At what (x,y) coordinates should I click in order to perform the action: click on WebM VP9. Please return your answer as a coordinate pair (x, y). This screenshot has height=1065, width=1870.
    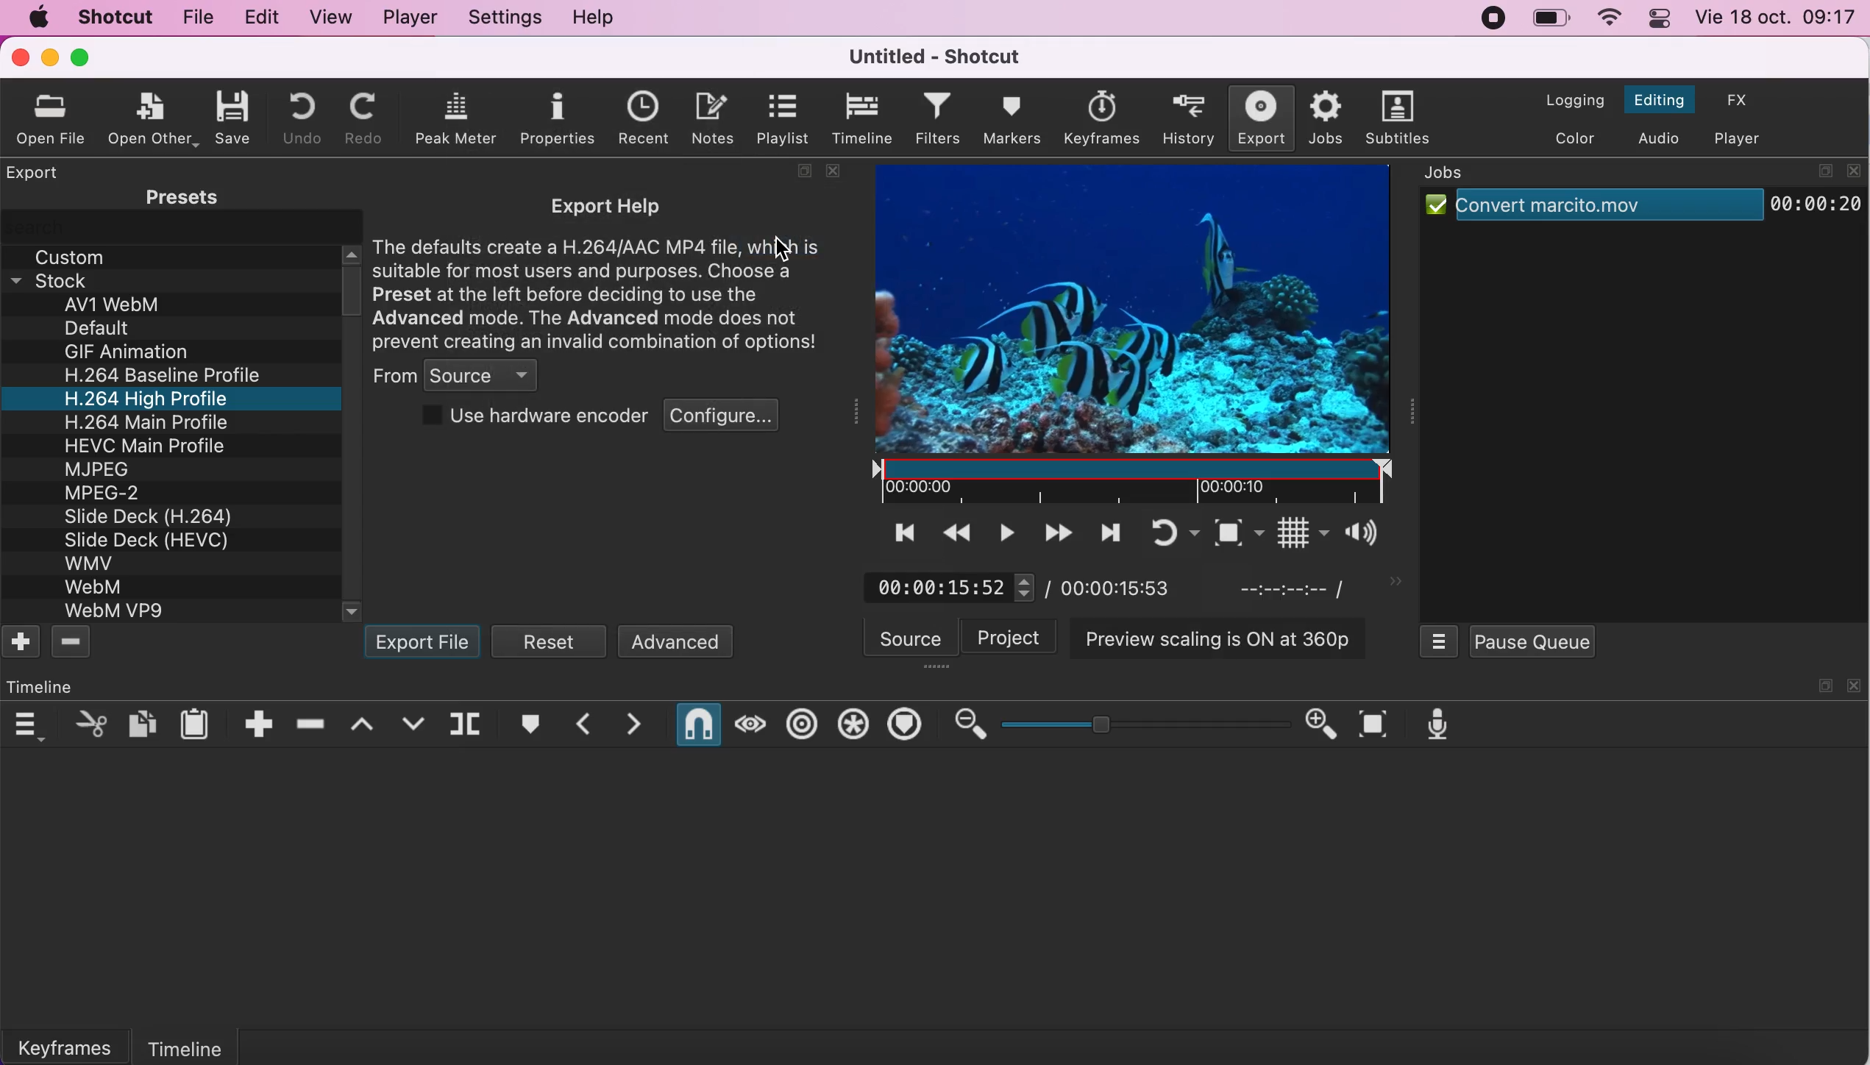
    Looking at the image, I should click on (117, 611).